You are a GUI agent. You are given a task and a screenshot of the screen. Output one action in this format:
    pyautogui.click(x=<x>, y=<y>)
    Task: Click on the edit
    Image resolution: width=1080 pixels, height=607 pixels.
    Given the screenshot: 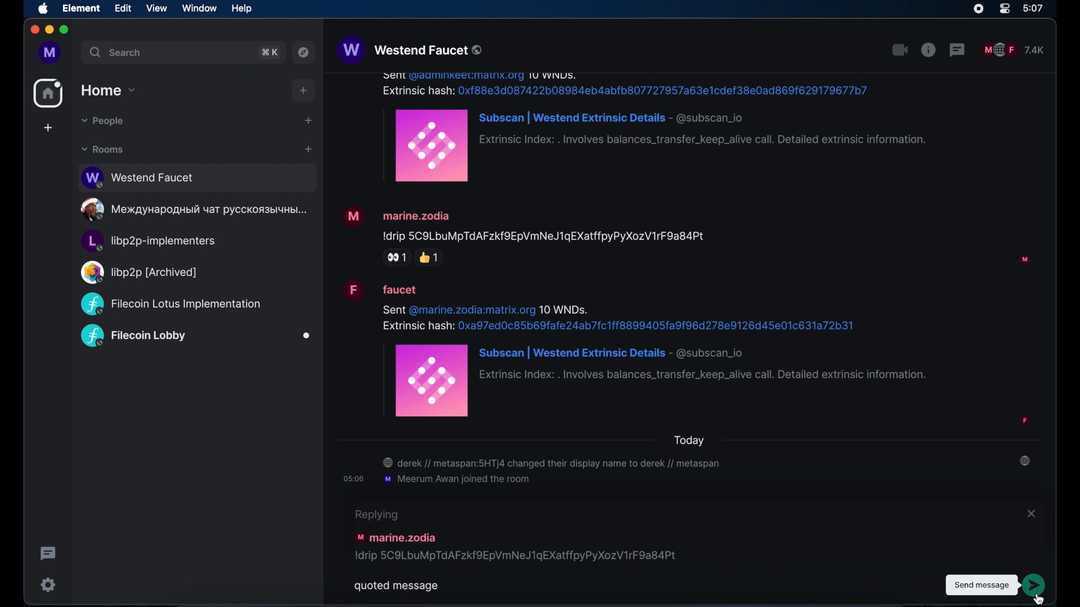 What is the action you would take?
    pyautogui.click(x=122, y=8)
    